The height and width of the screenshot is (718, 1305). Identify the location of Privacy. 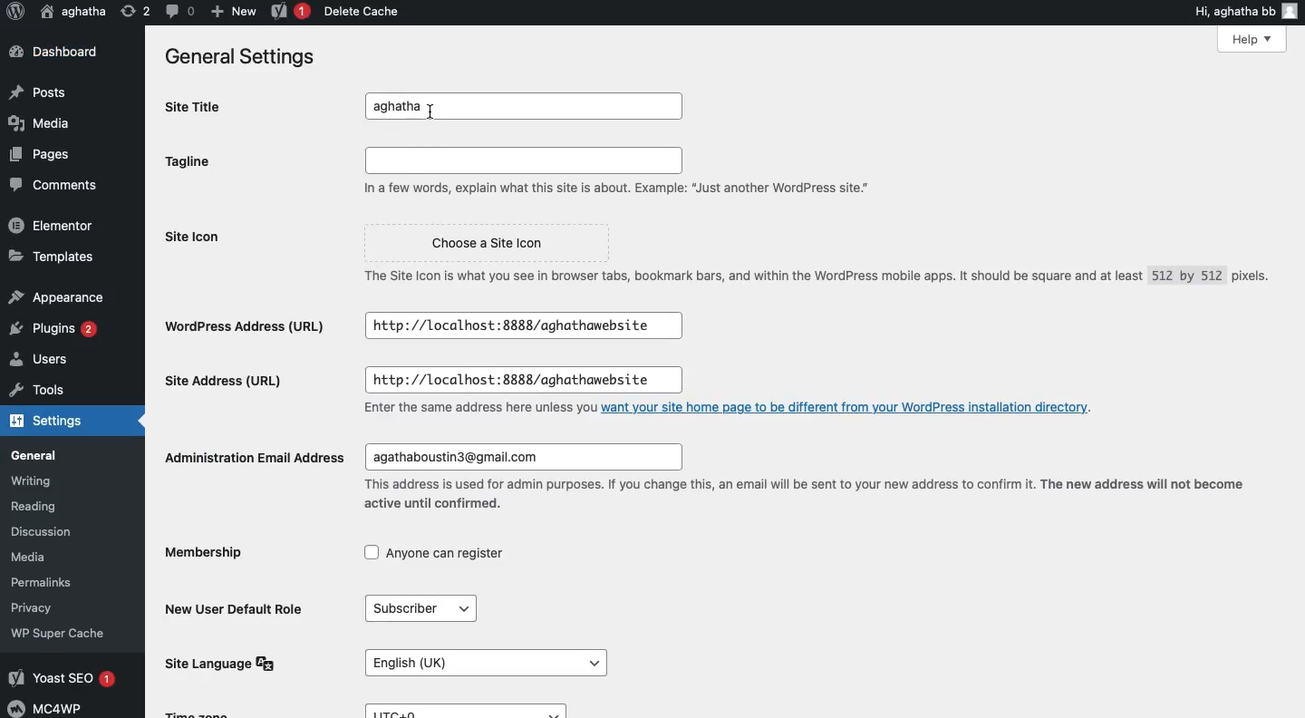
(34, 606).